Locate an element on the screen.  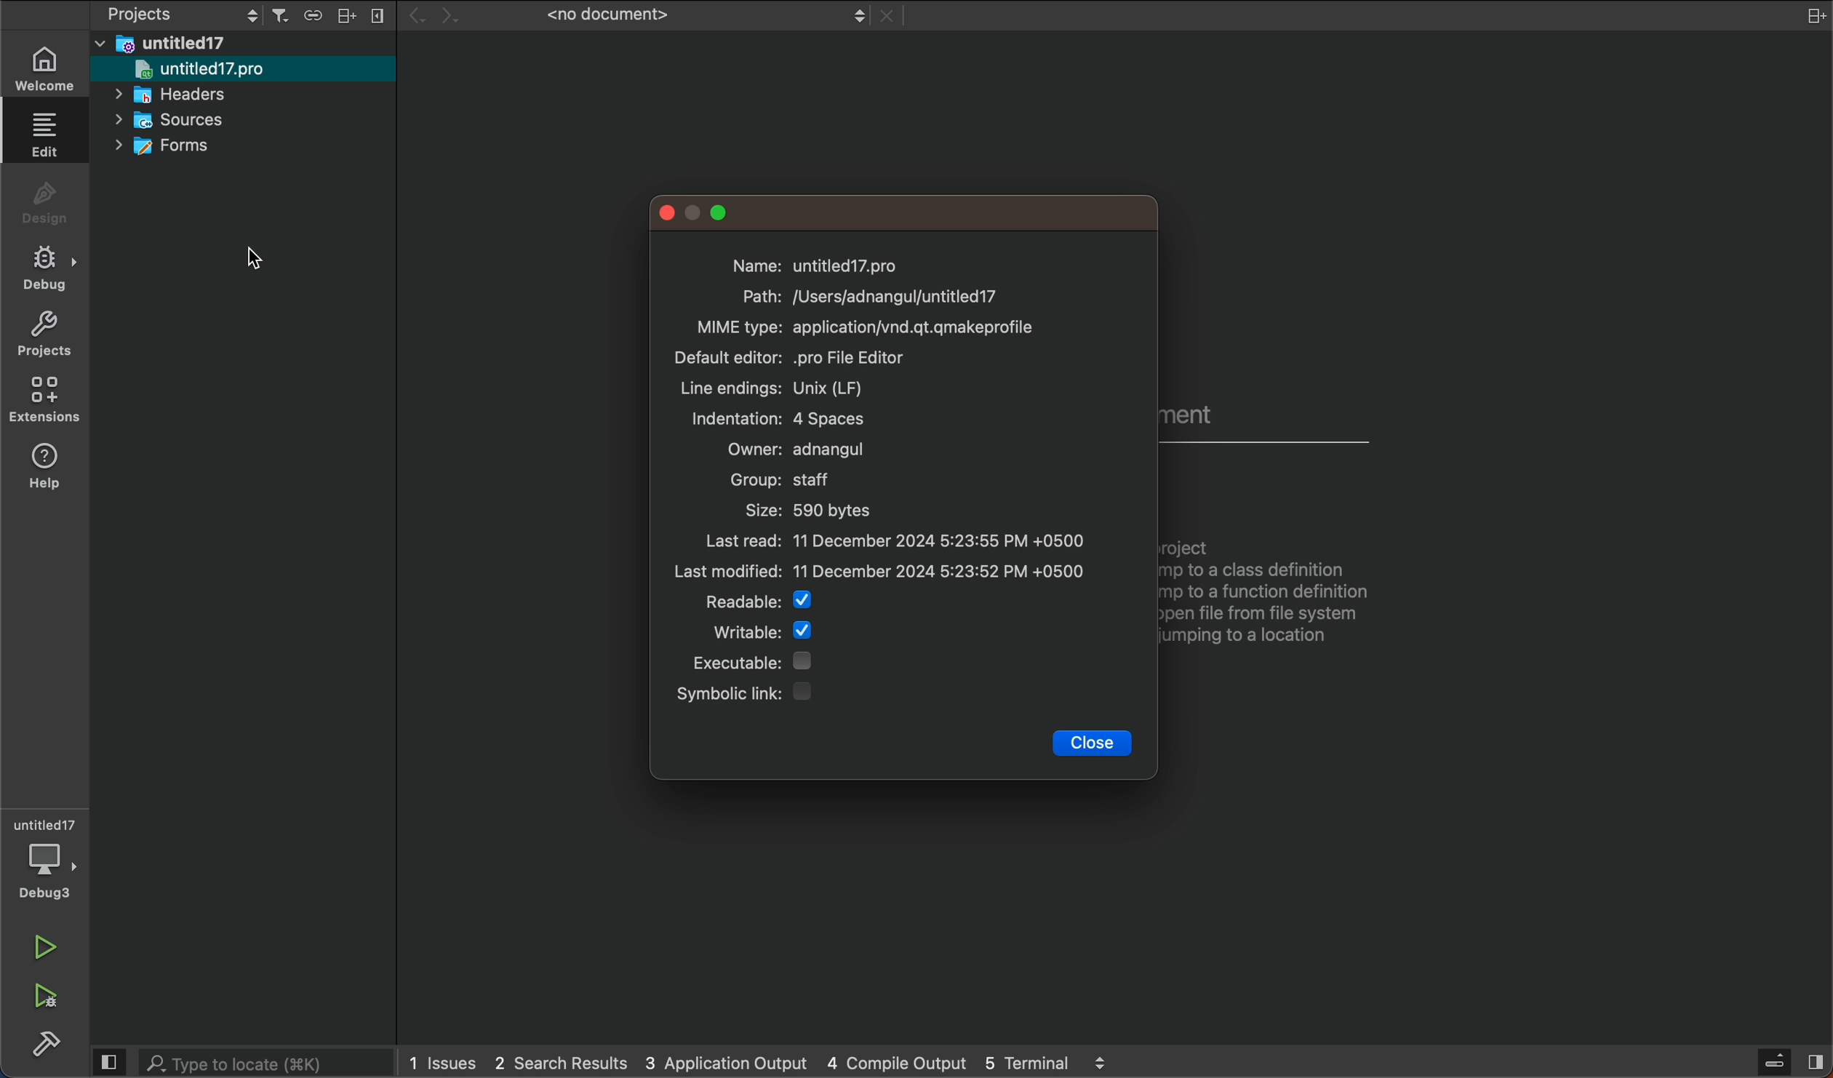
Cursor is located at coordinates (257, 260).